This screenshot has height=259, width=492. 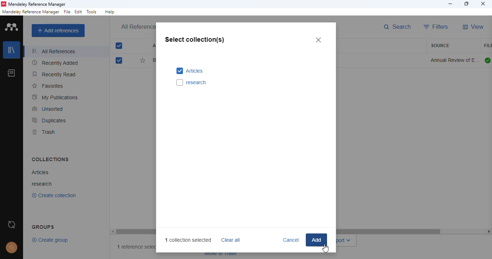 I want to click on tolls, so click(x=92, y=12).